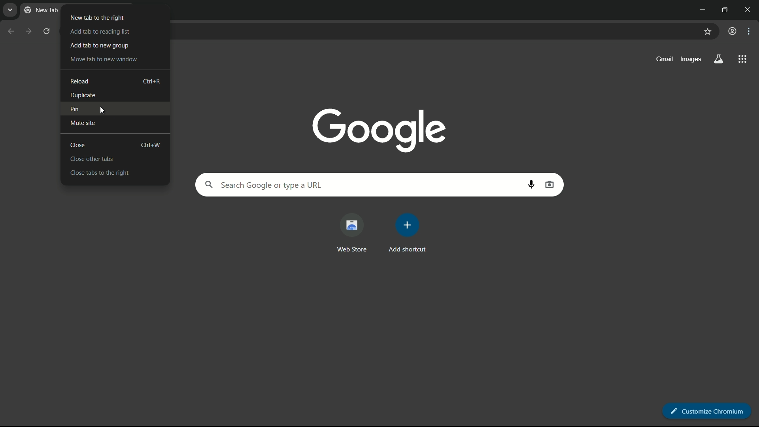 This screenshot has height=427, width=759. What do you see at coordinates (151, 145) in the screenshot?
I see `Ctrl + W` at bounding box center [151, 145].